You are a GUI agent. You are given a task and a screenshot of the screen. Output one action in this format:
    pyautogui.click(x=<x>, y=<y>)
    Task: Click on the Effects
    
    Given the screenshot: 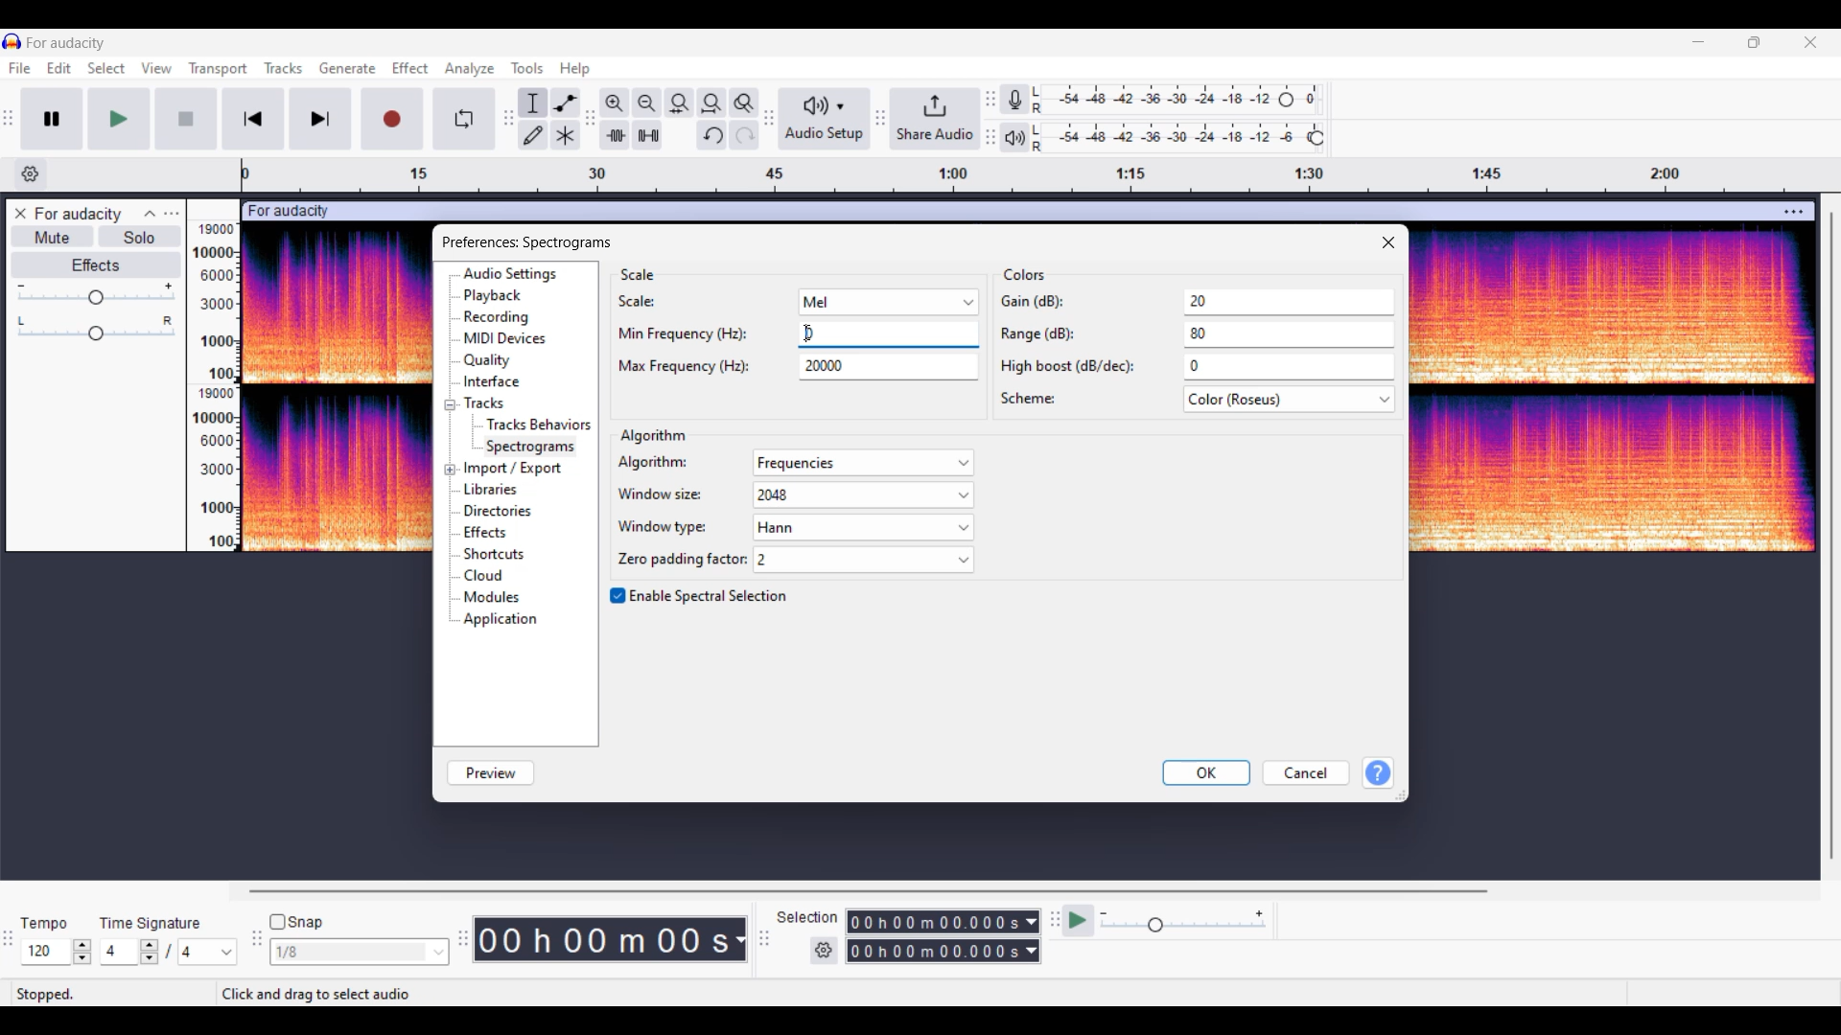 What is the action you would take?
    pyautogui.click(x=95, y=265)
    